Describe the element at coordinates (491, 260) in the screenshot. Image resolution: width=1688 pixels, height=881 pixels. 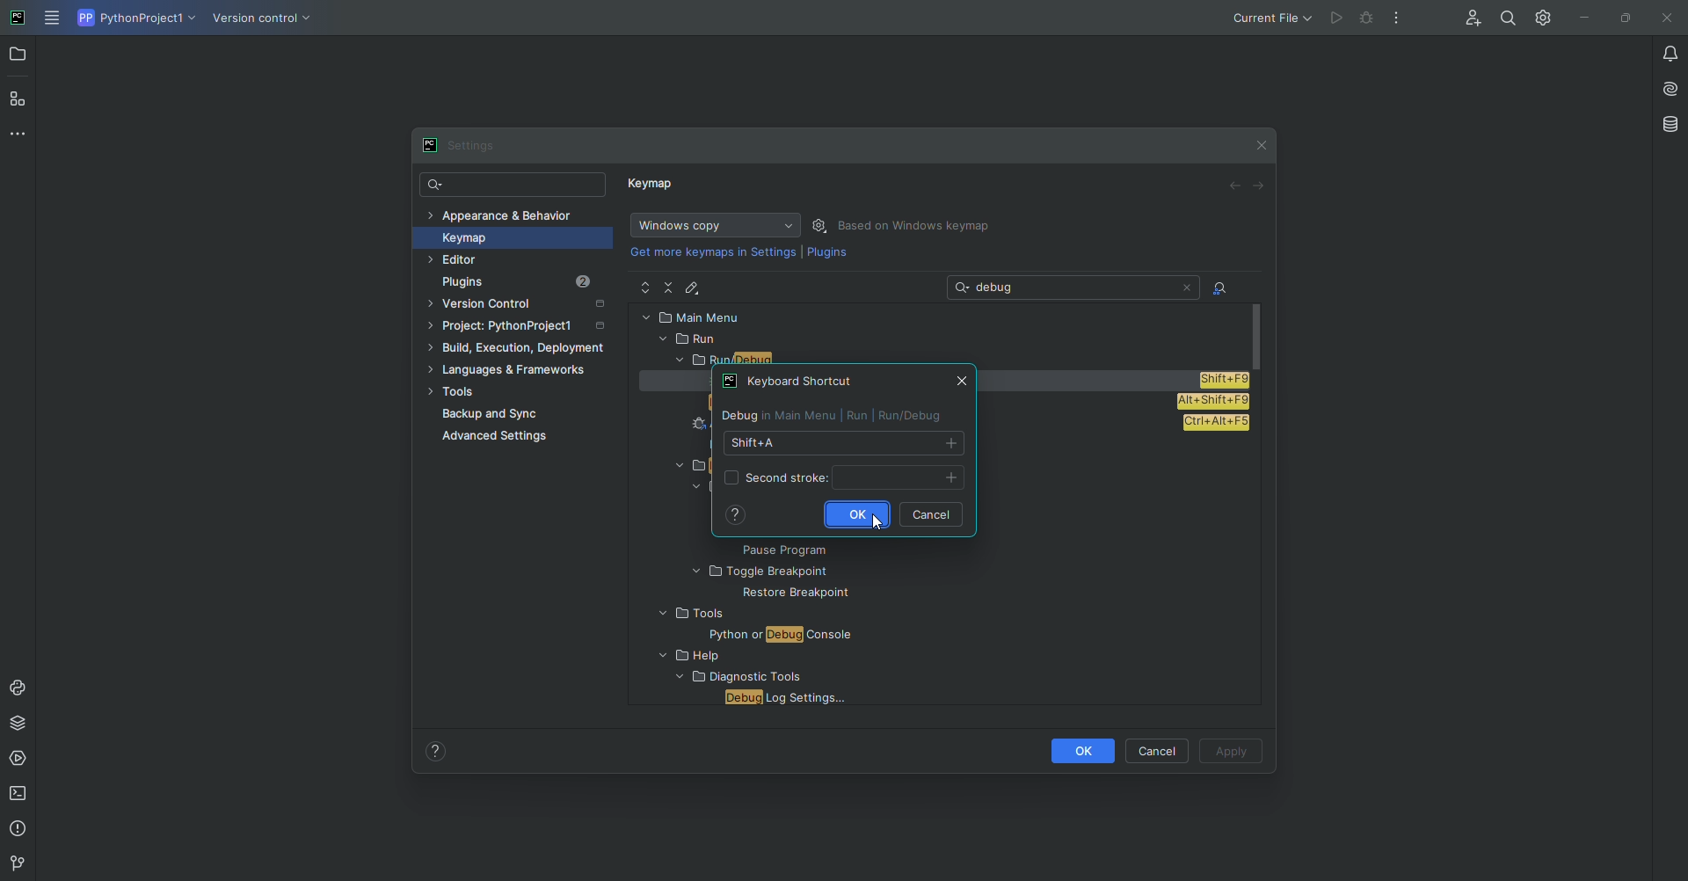
I see `Editor` at that location.